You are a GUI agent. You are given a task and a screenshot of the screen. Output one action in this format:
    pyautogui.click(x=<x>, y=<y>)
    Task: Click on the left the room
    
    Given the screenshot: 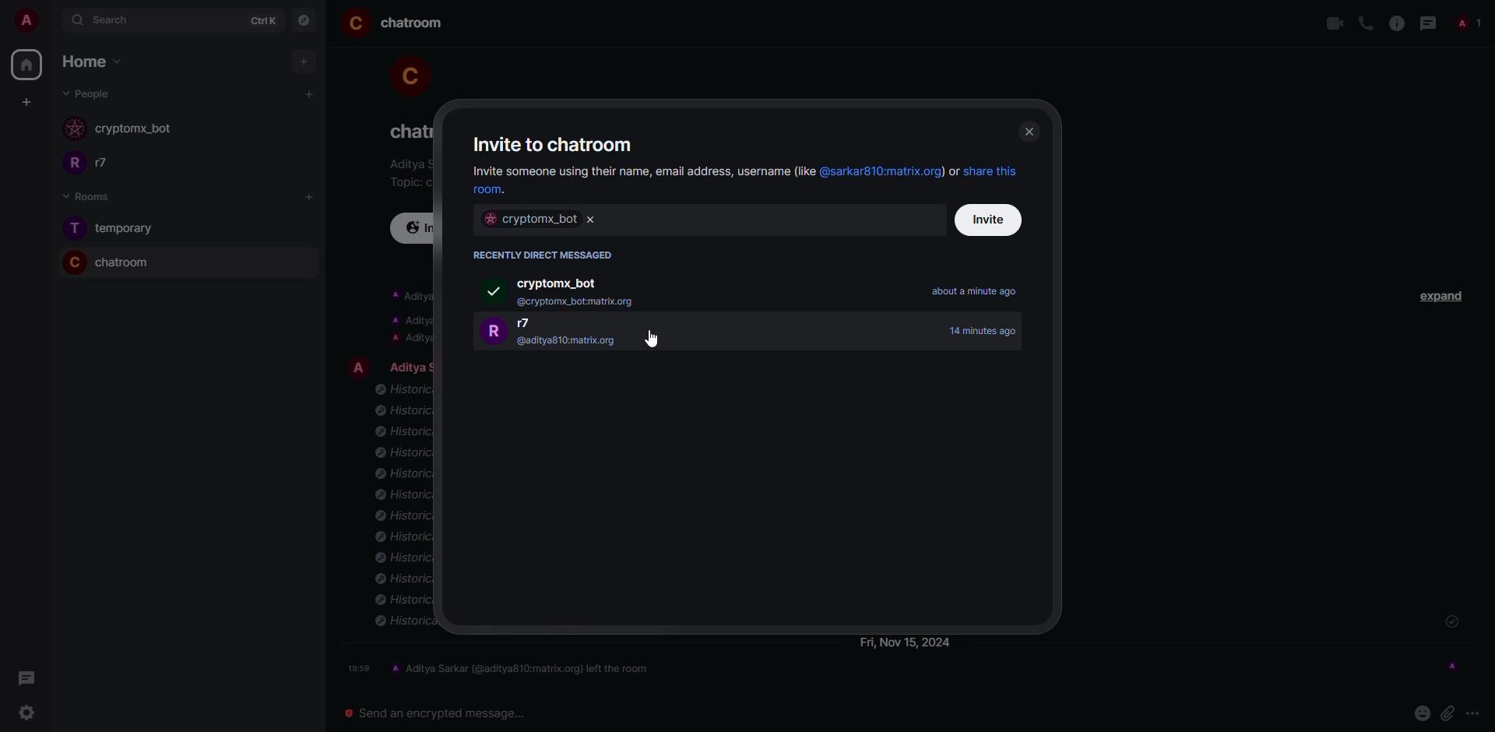 What is the action you would take?
    pyautogui.click(x=523, y=667)
    